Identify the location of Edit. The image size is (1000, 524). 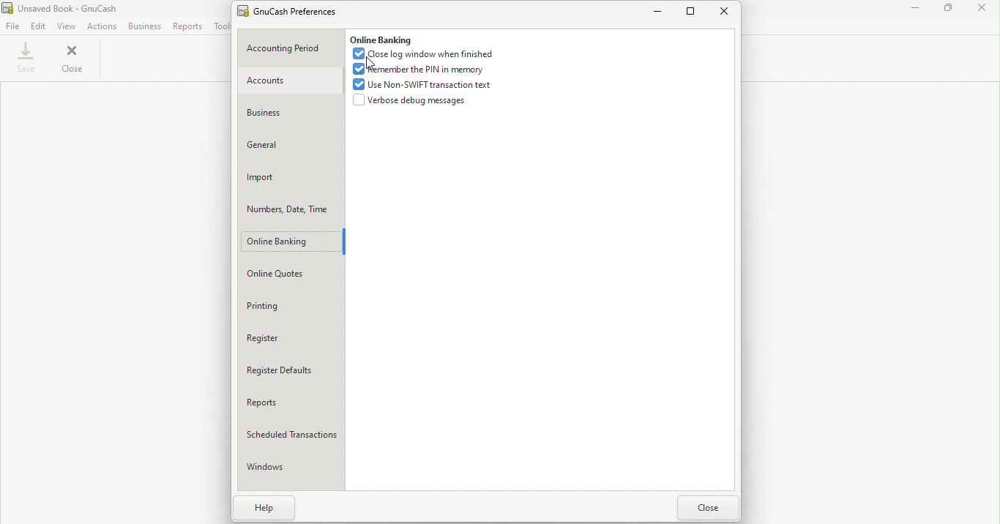
(38, 26).